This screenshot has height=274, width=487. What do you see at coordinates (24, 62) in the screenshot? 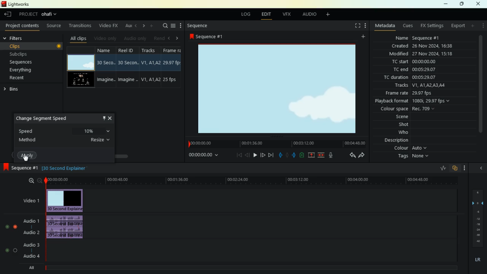
I see `sequences` at bounding box center [24, 62].